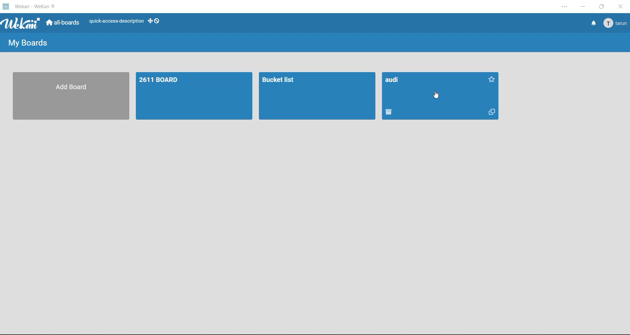 The width and height of the screenshot is (630, 335). Describe the element at coordinates (437, 95) in the screenshot. I see `cursor` at that location.